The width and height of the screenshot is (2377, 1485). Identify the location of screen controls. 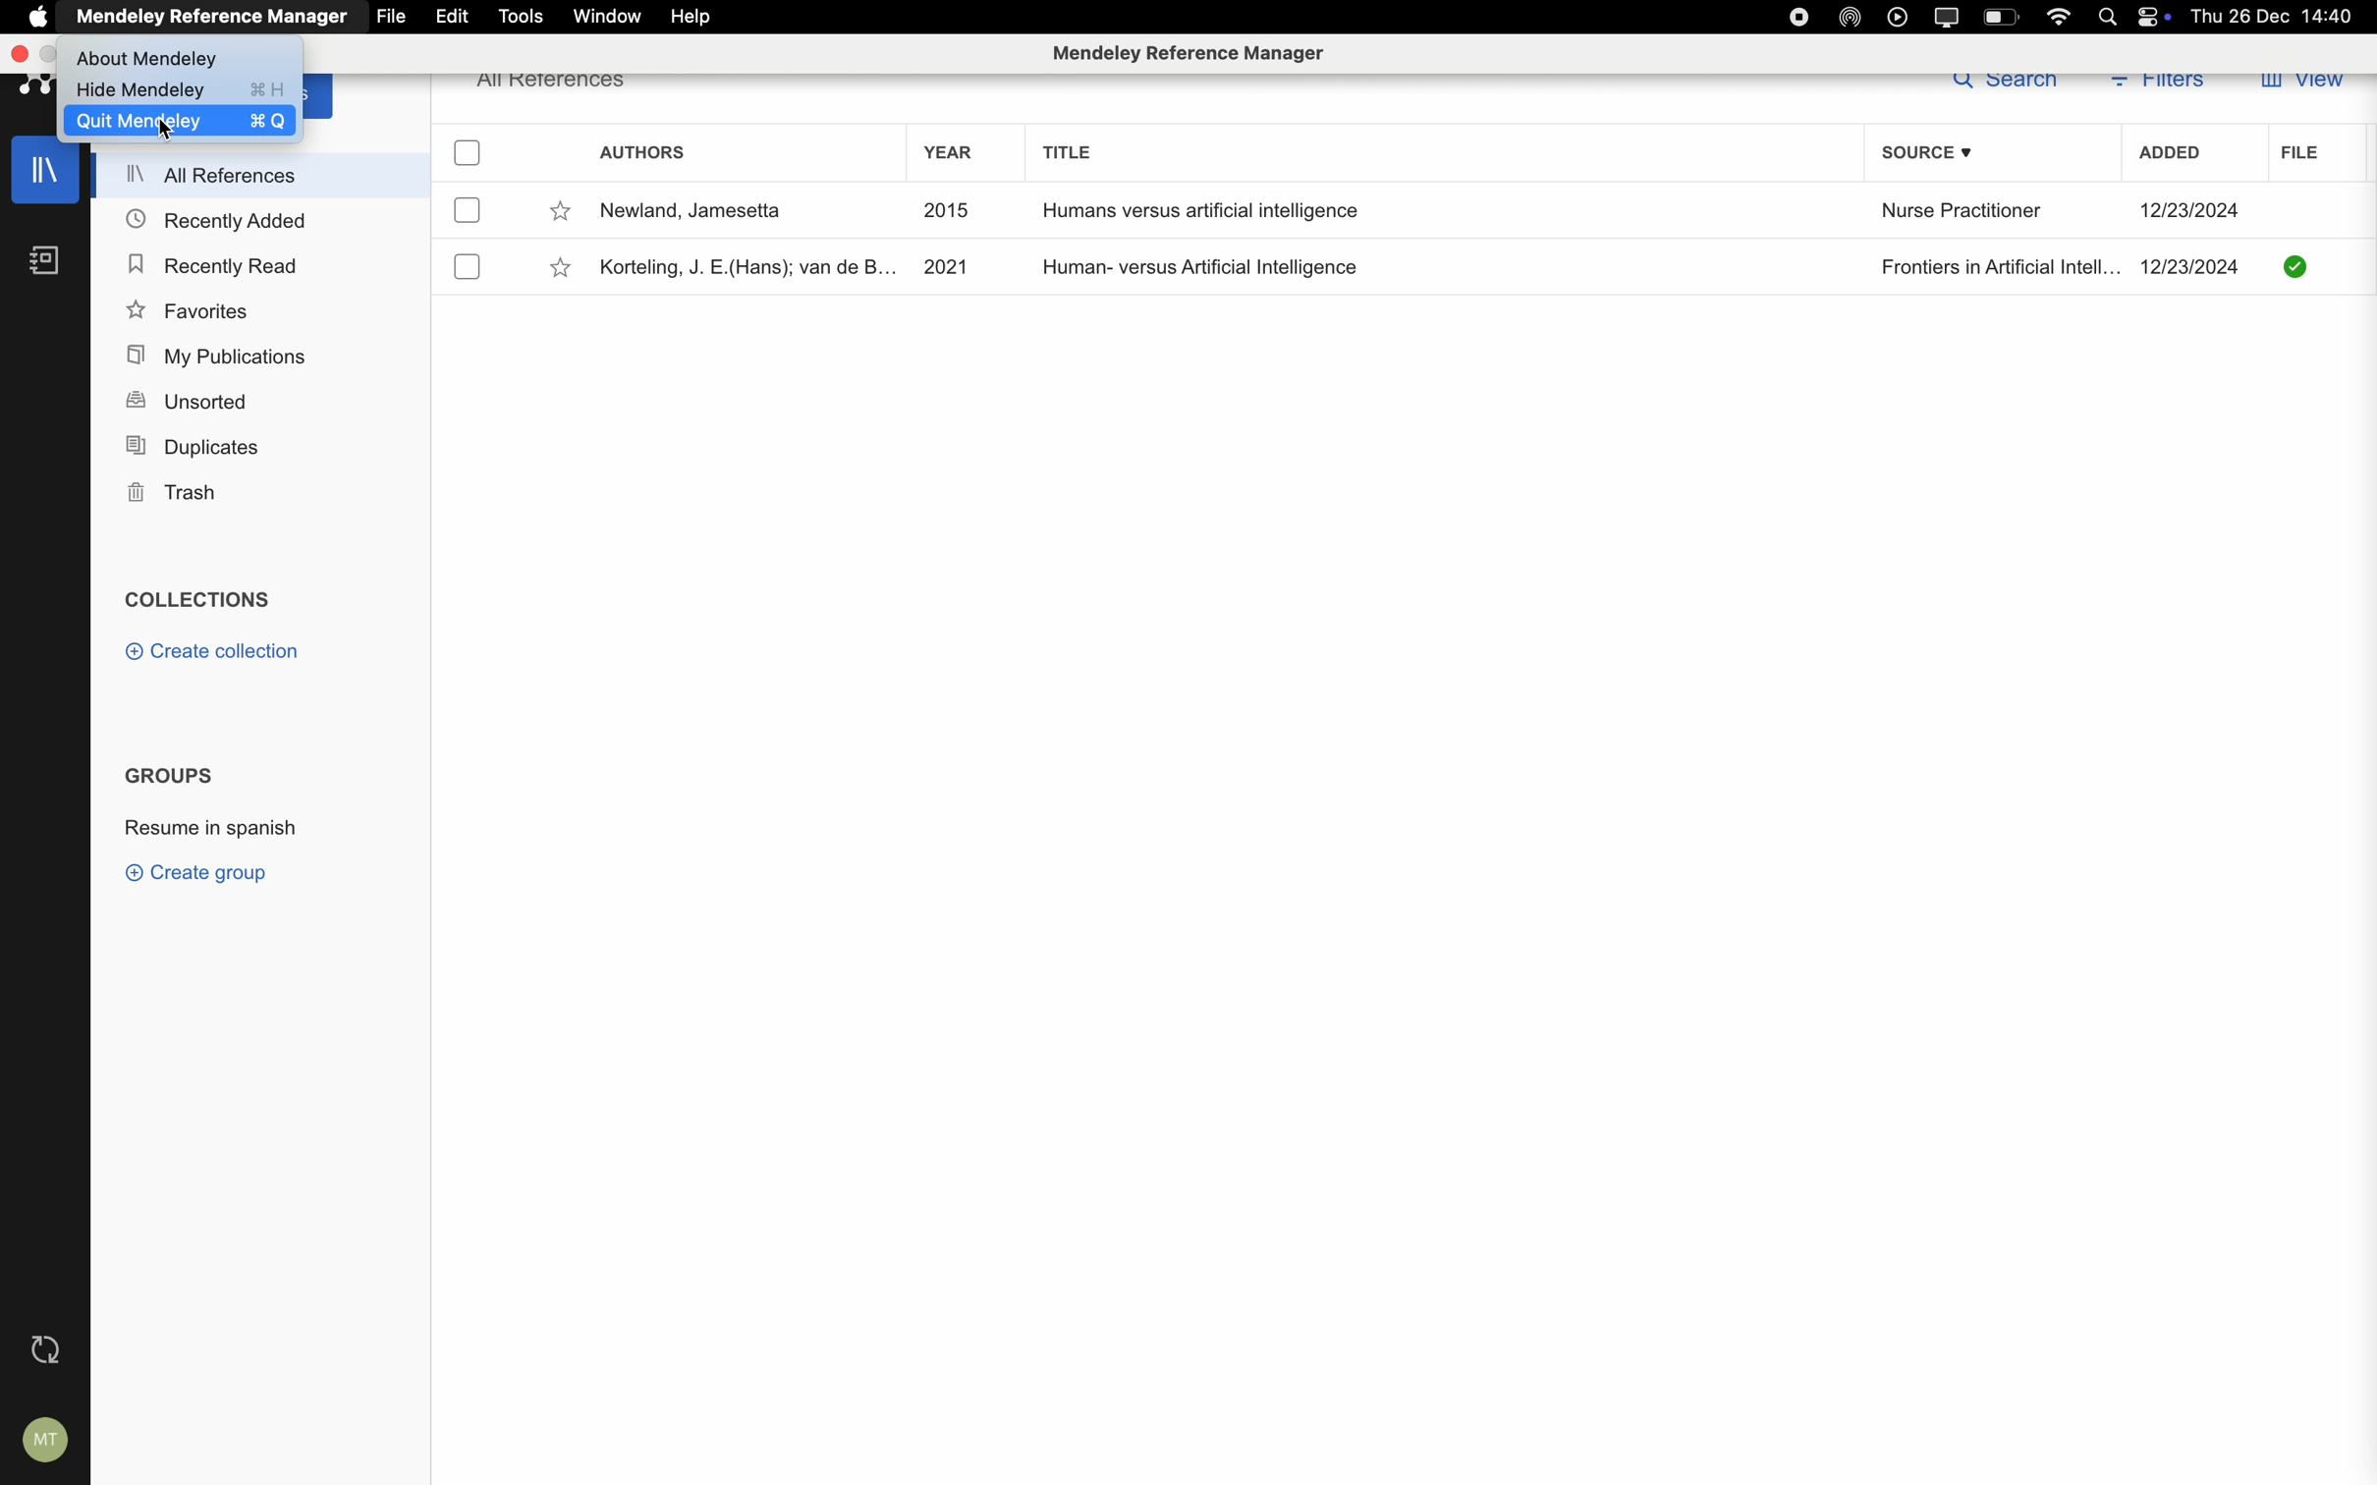
(2159, 18).